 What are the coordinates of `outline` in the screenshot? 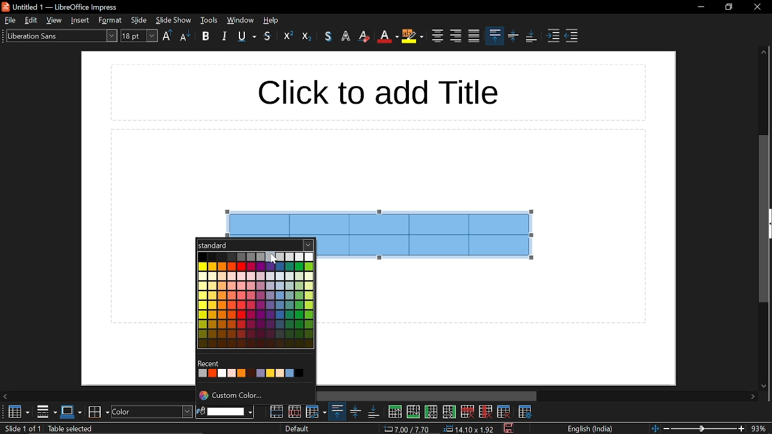 It's located at (288, 36).